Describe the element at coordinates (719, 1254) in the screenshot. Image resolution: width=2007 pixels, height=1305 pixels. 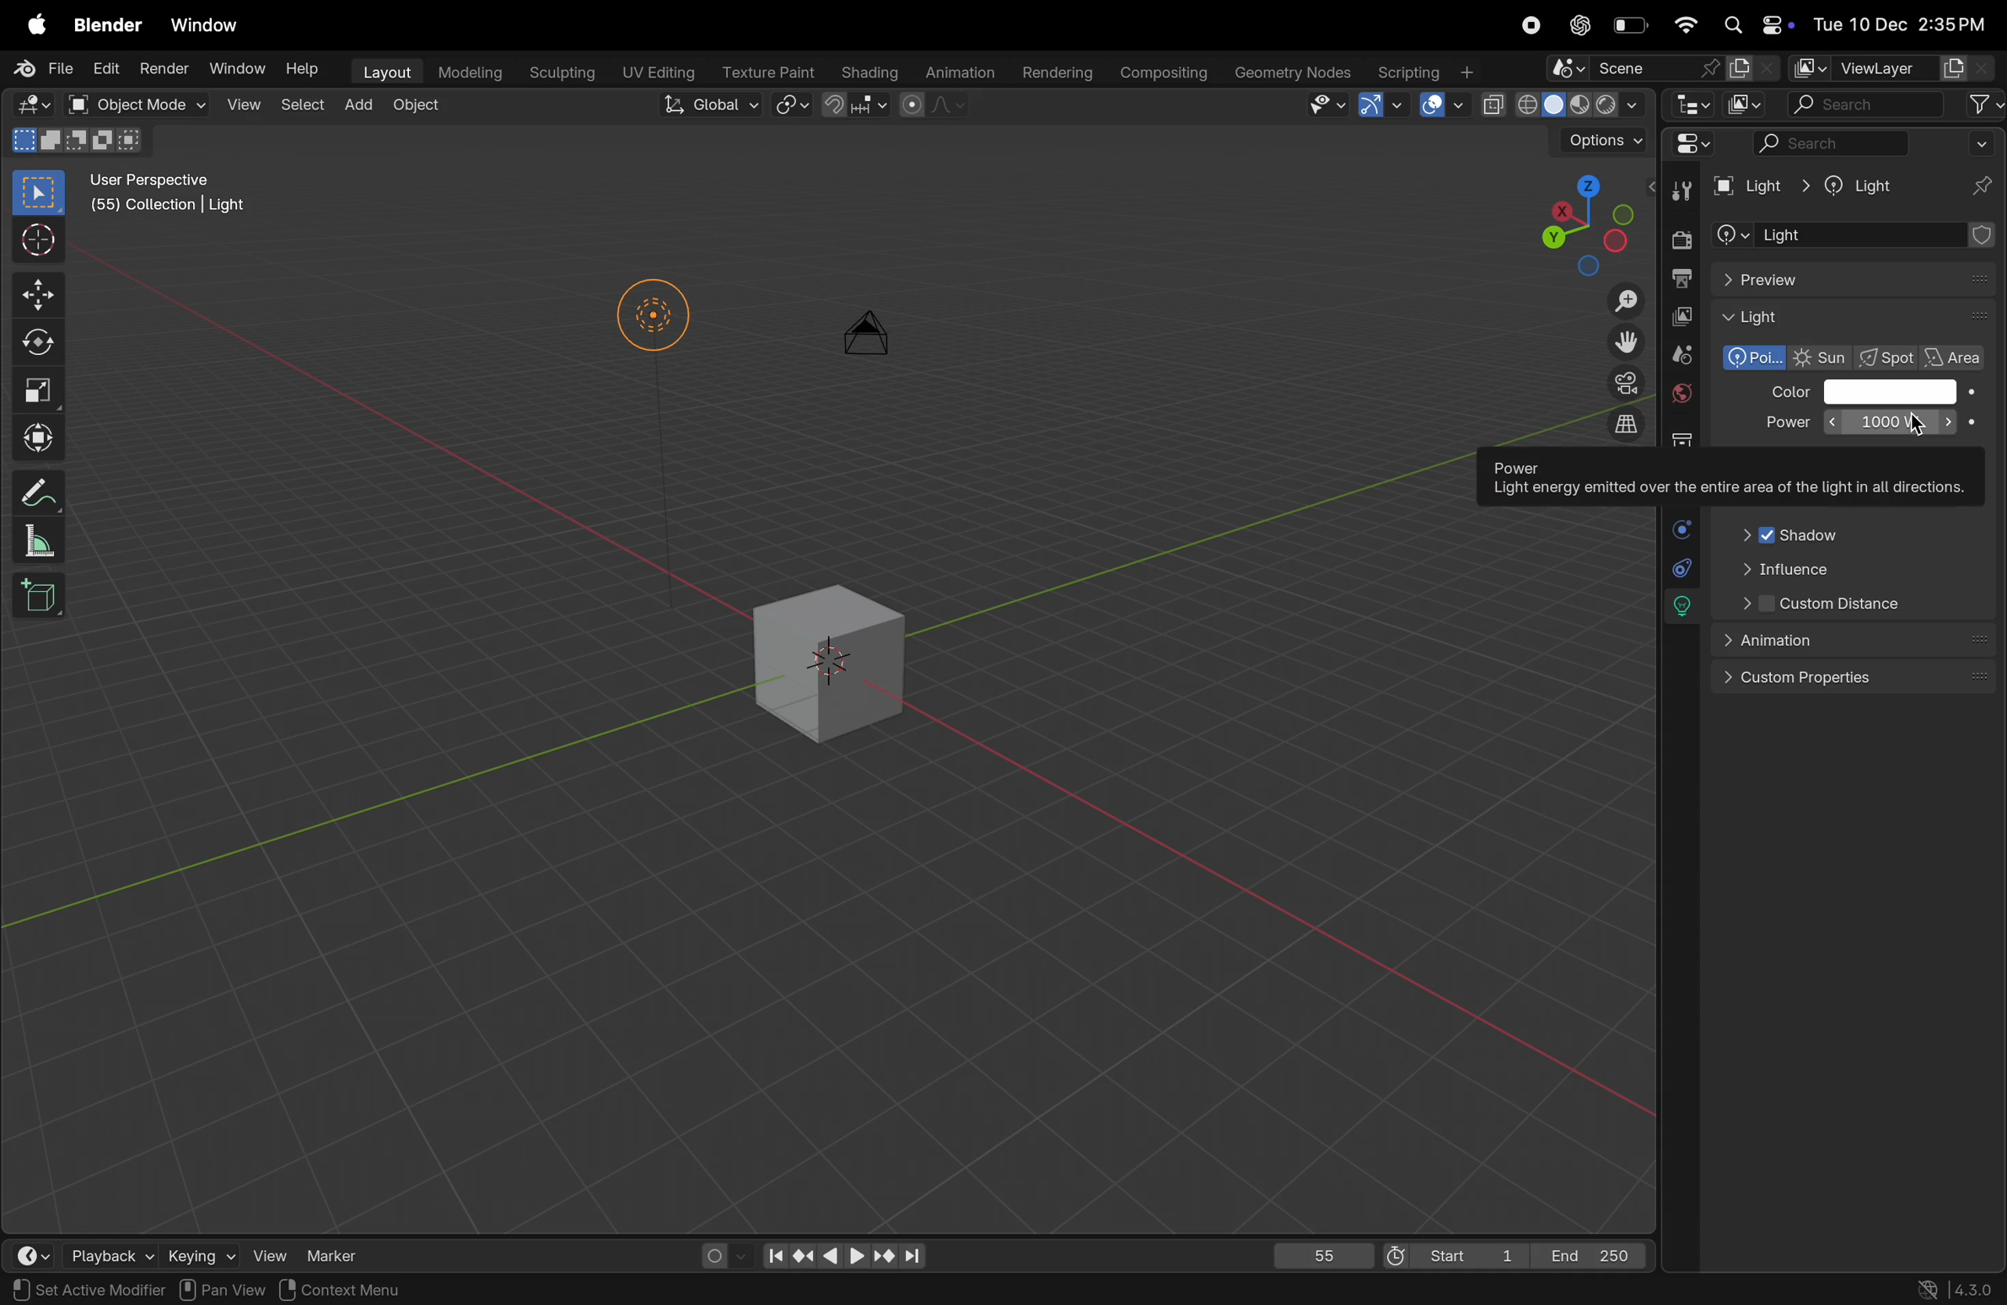
I see `auto keying` at that location.